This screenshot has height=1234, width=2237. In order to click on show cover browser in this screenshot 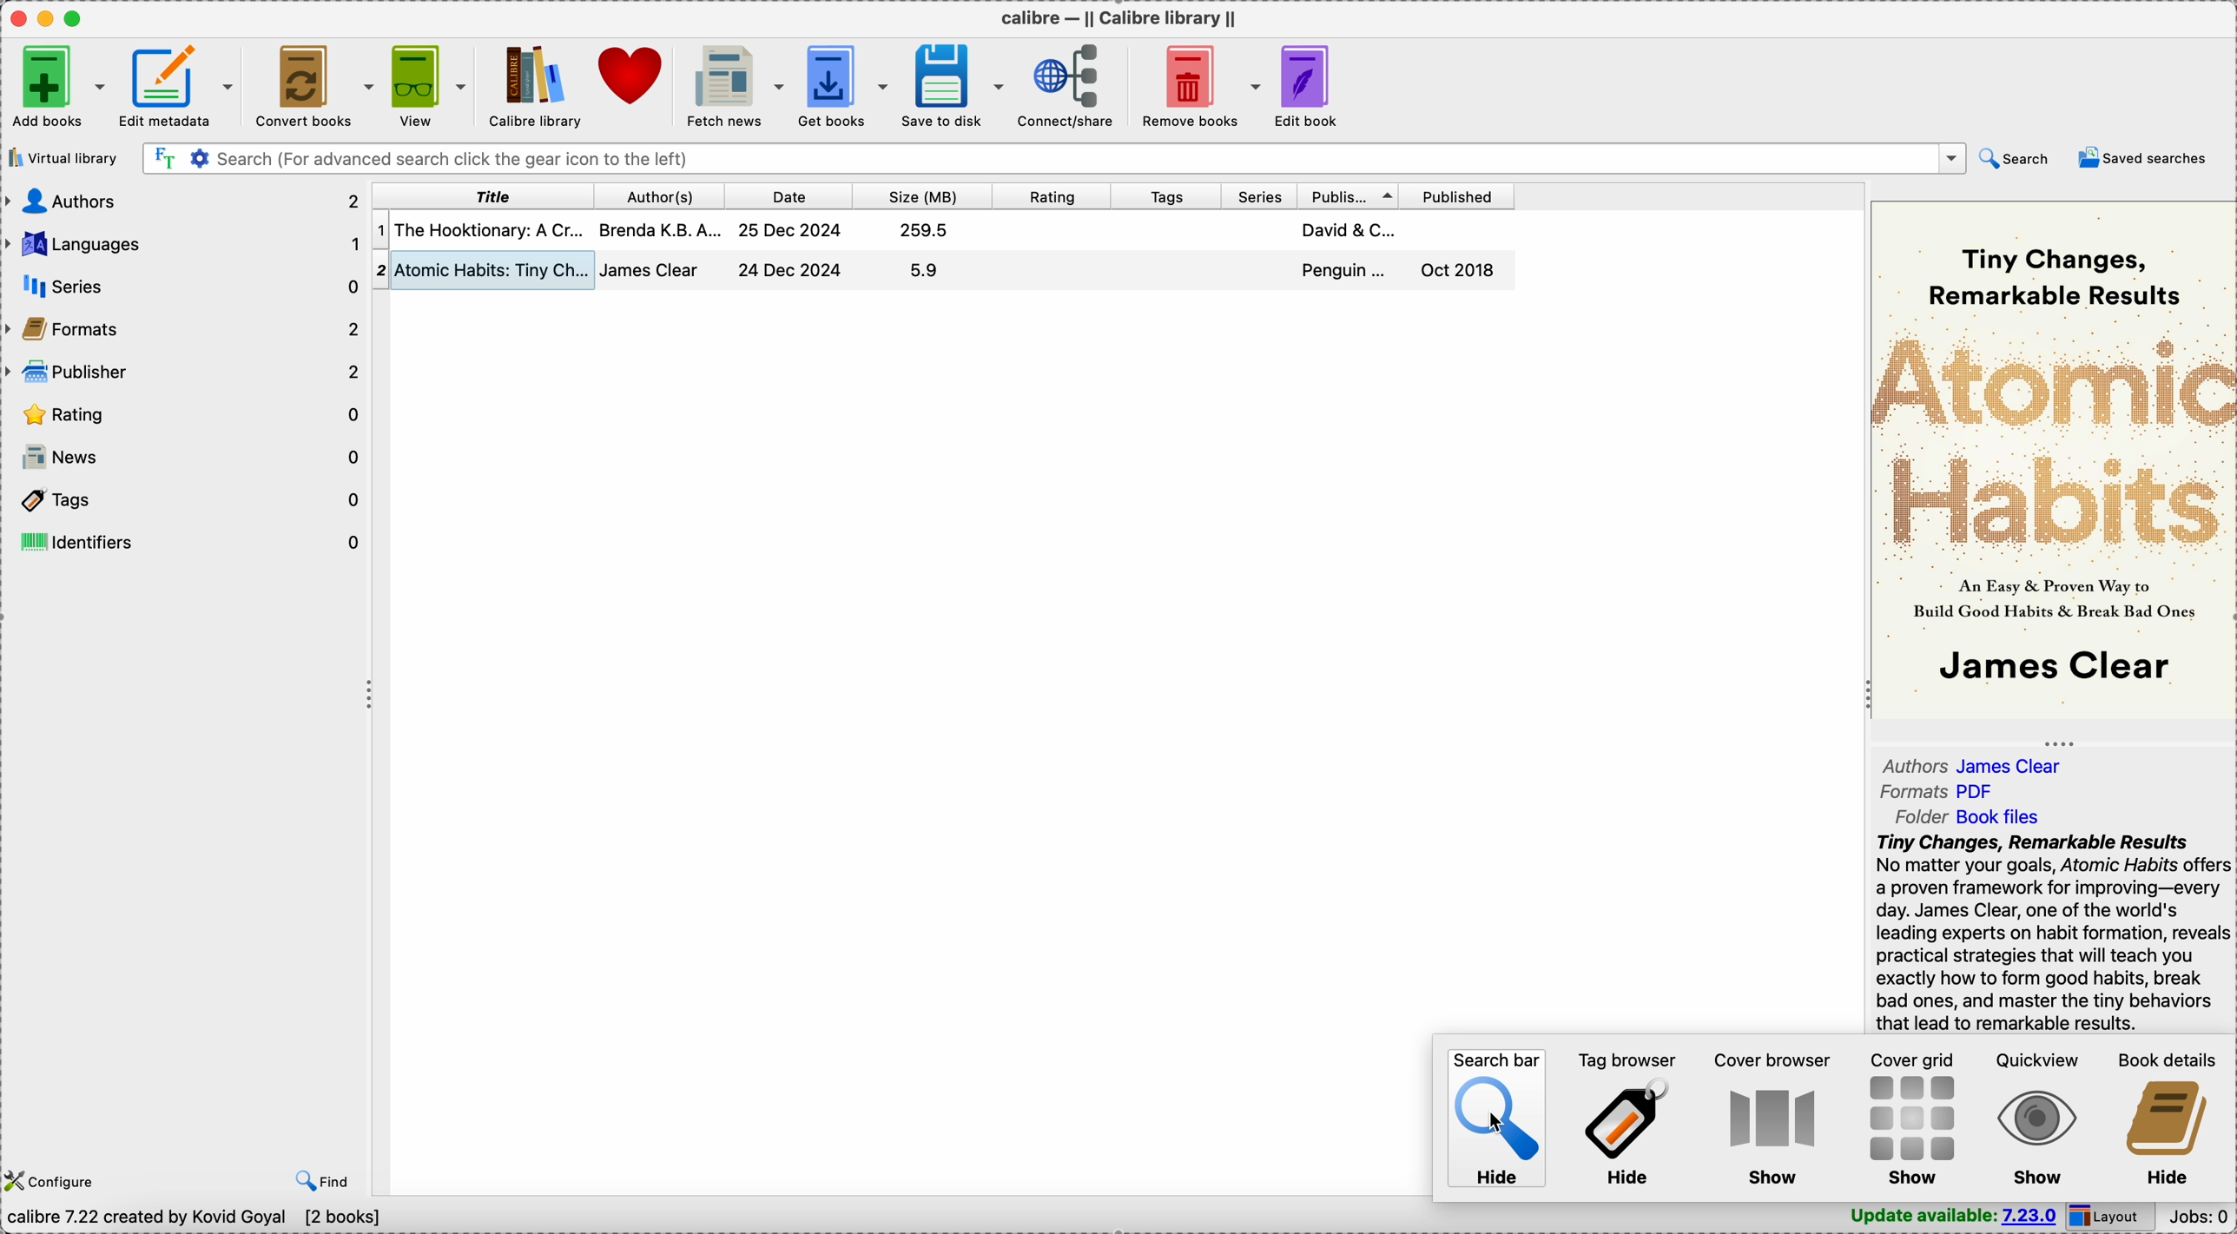, I will do `click(1765, 1121)`.